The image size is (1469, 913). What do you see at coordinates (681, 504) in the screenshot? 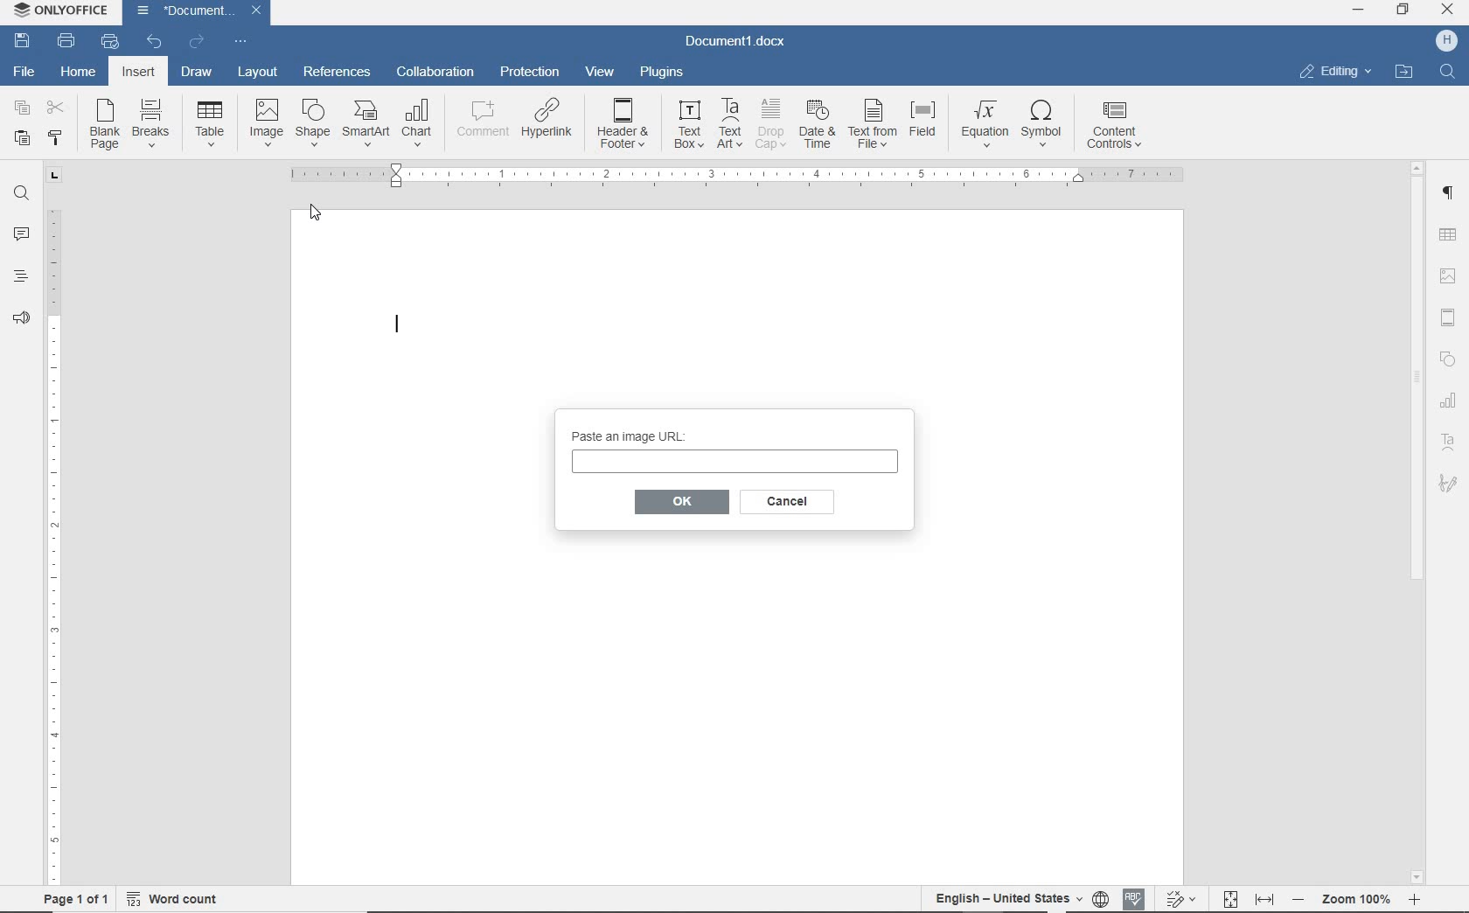
I see `OK` at bounding box center [681, 504].